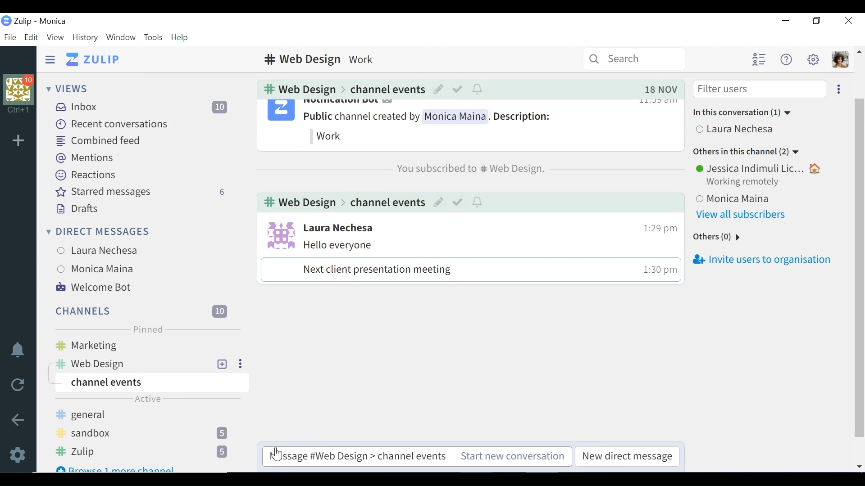  What do you see at coordinates (223, 364) in the screenshot?
I see `add New Topic` at bounding box center [223, 364].